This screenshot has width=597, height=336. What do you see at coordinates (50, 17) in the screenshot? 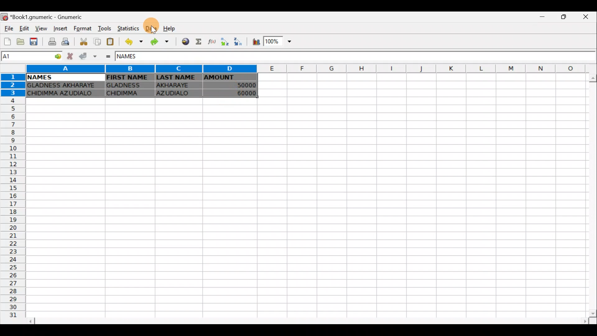
I see `*Book1.gnumeric - Gnumeric` at bounding box center [50, 17].